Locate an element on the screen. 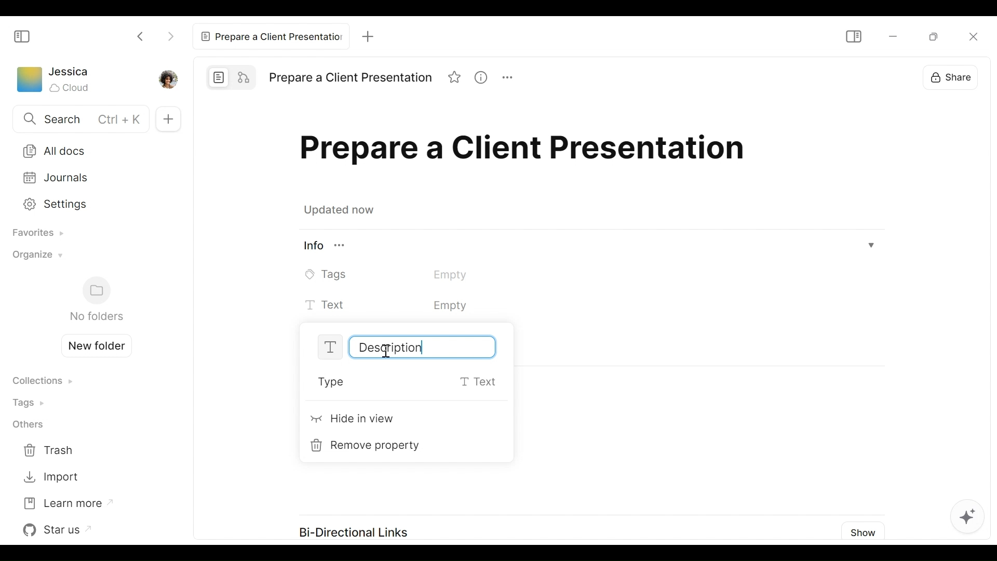  Page mode is located at coordinates (219, 77).